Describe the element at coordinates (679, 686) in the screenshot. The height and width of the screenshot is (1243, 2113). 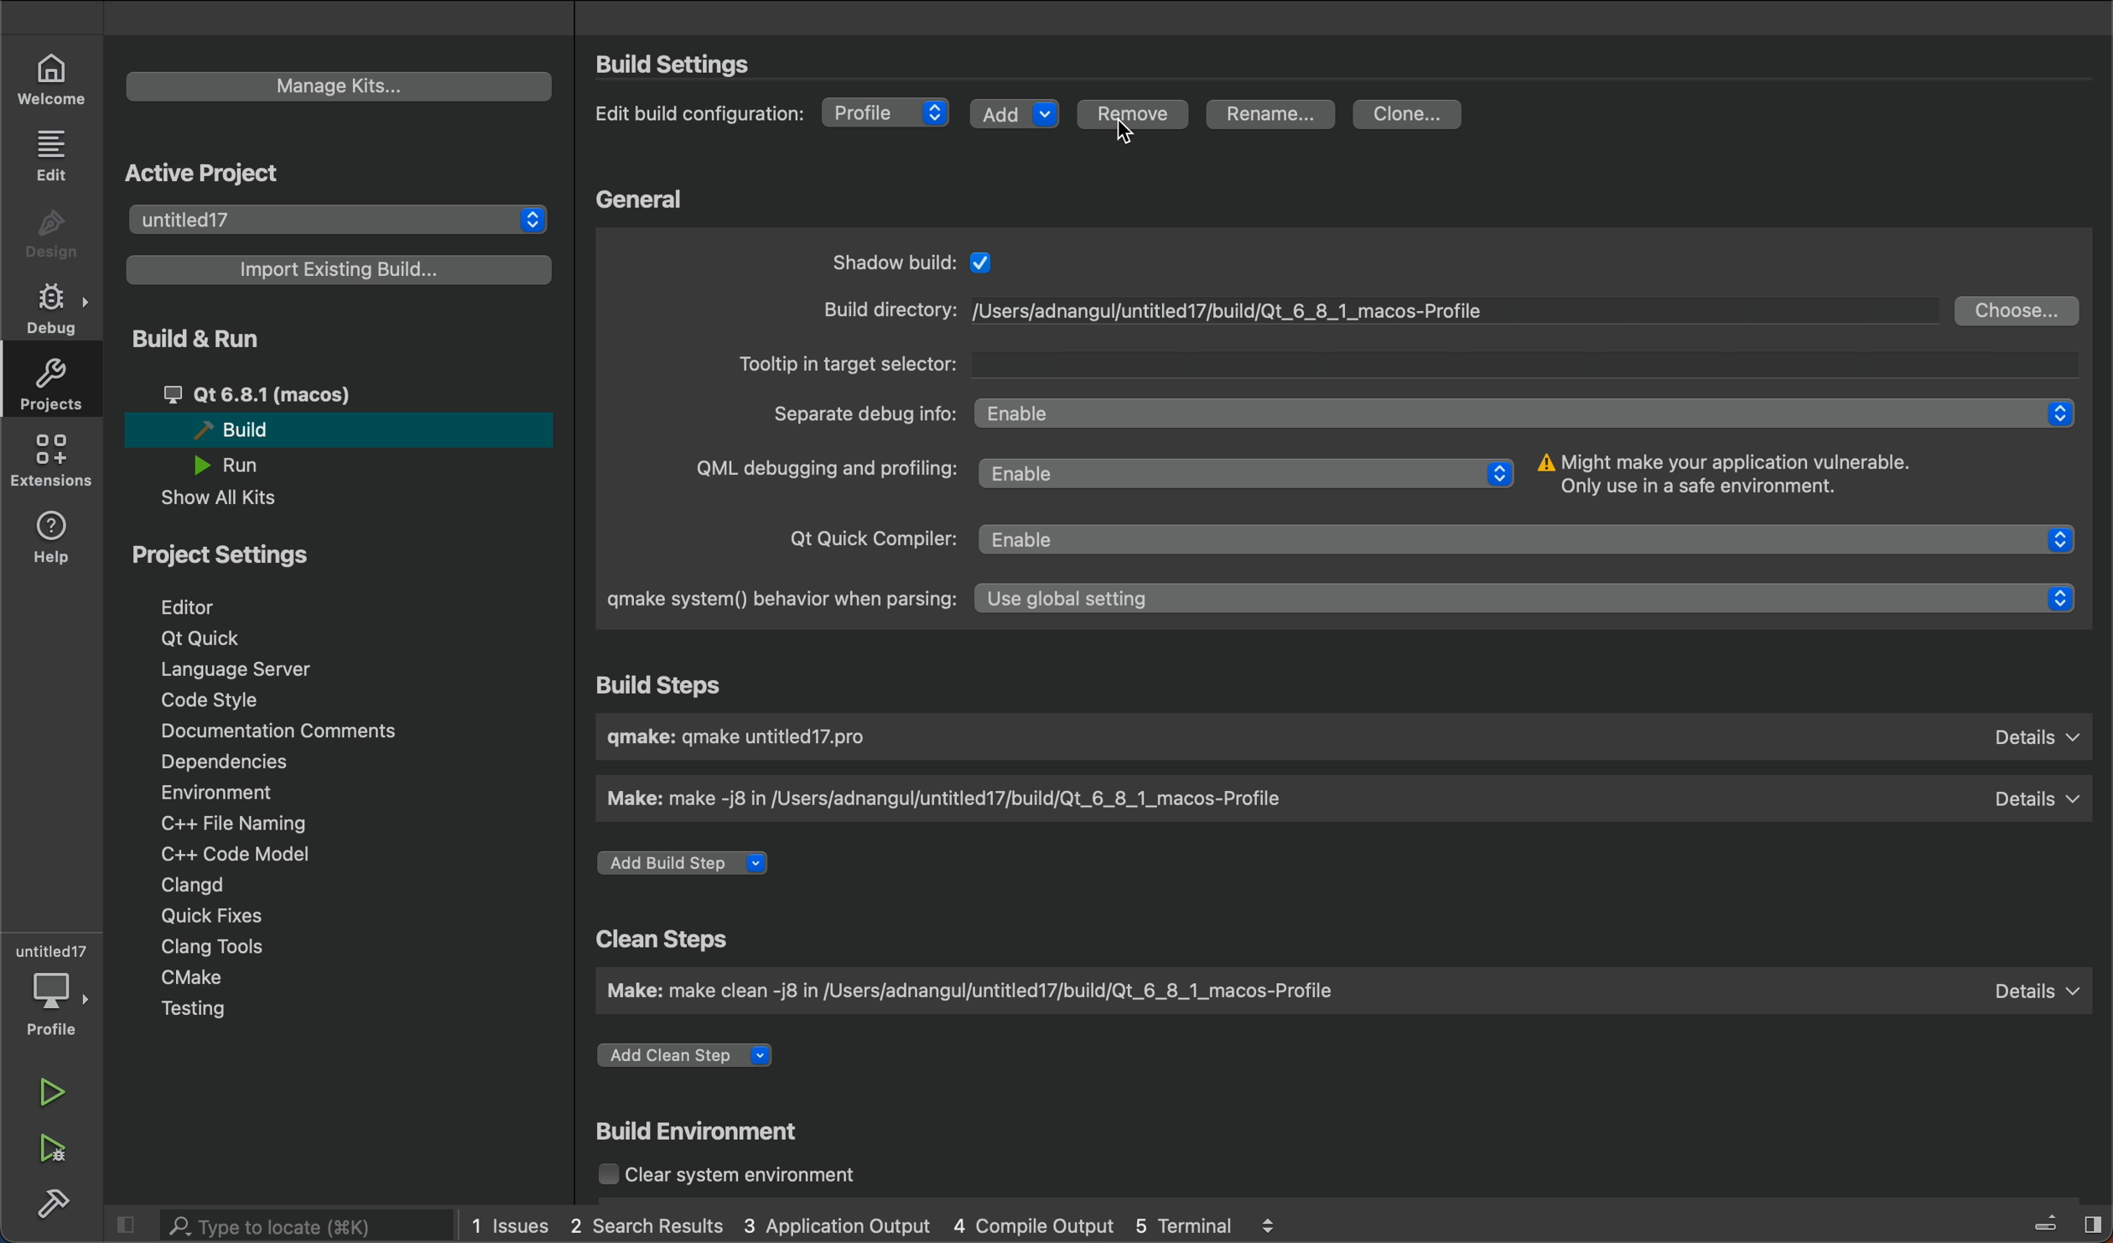
I see `build step` at that location.